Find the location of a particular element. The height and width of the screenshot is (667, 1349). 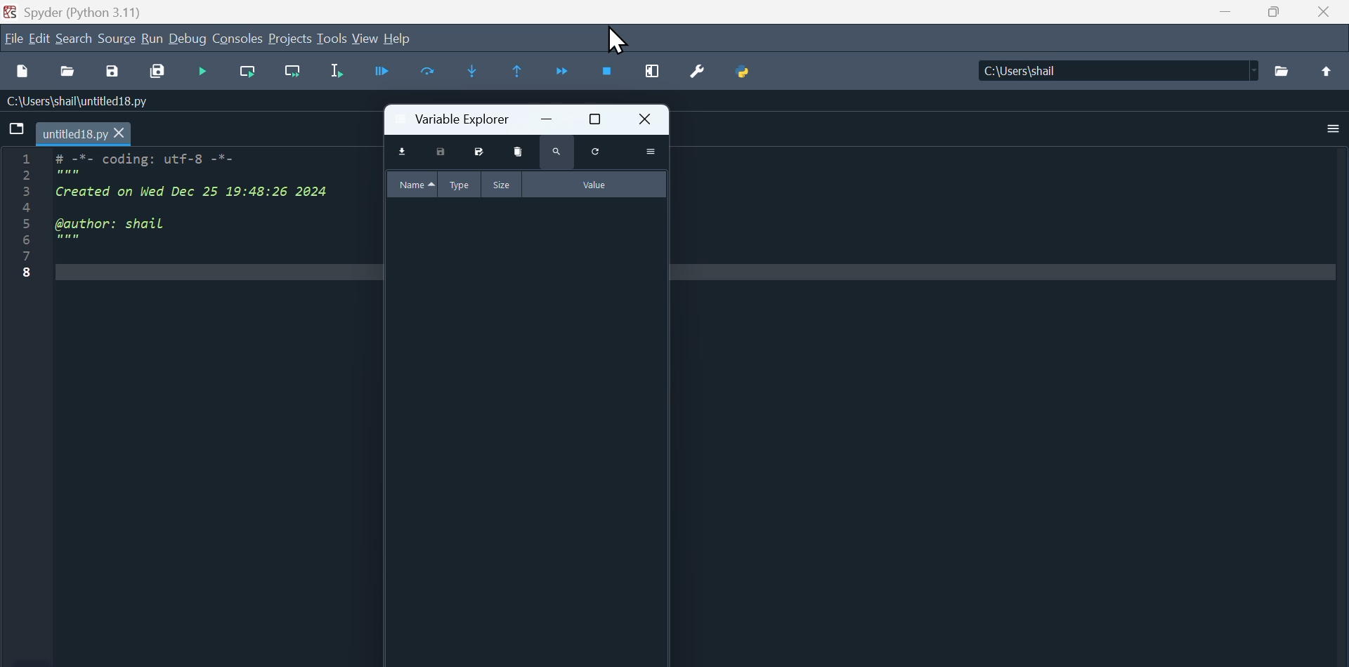

name  is located at coordinates (409, 184).